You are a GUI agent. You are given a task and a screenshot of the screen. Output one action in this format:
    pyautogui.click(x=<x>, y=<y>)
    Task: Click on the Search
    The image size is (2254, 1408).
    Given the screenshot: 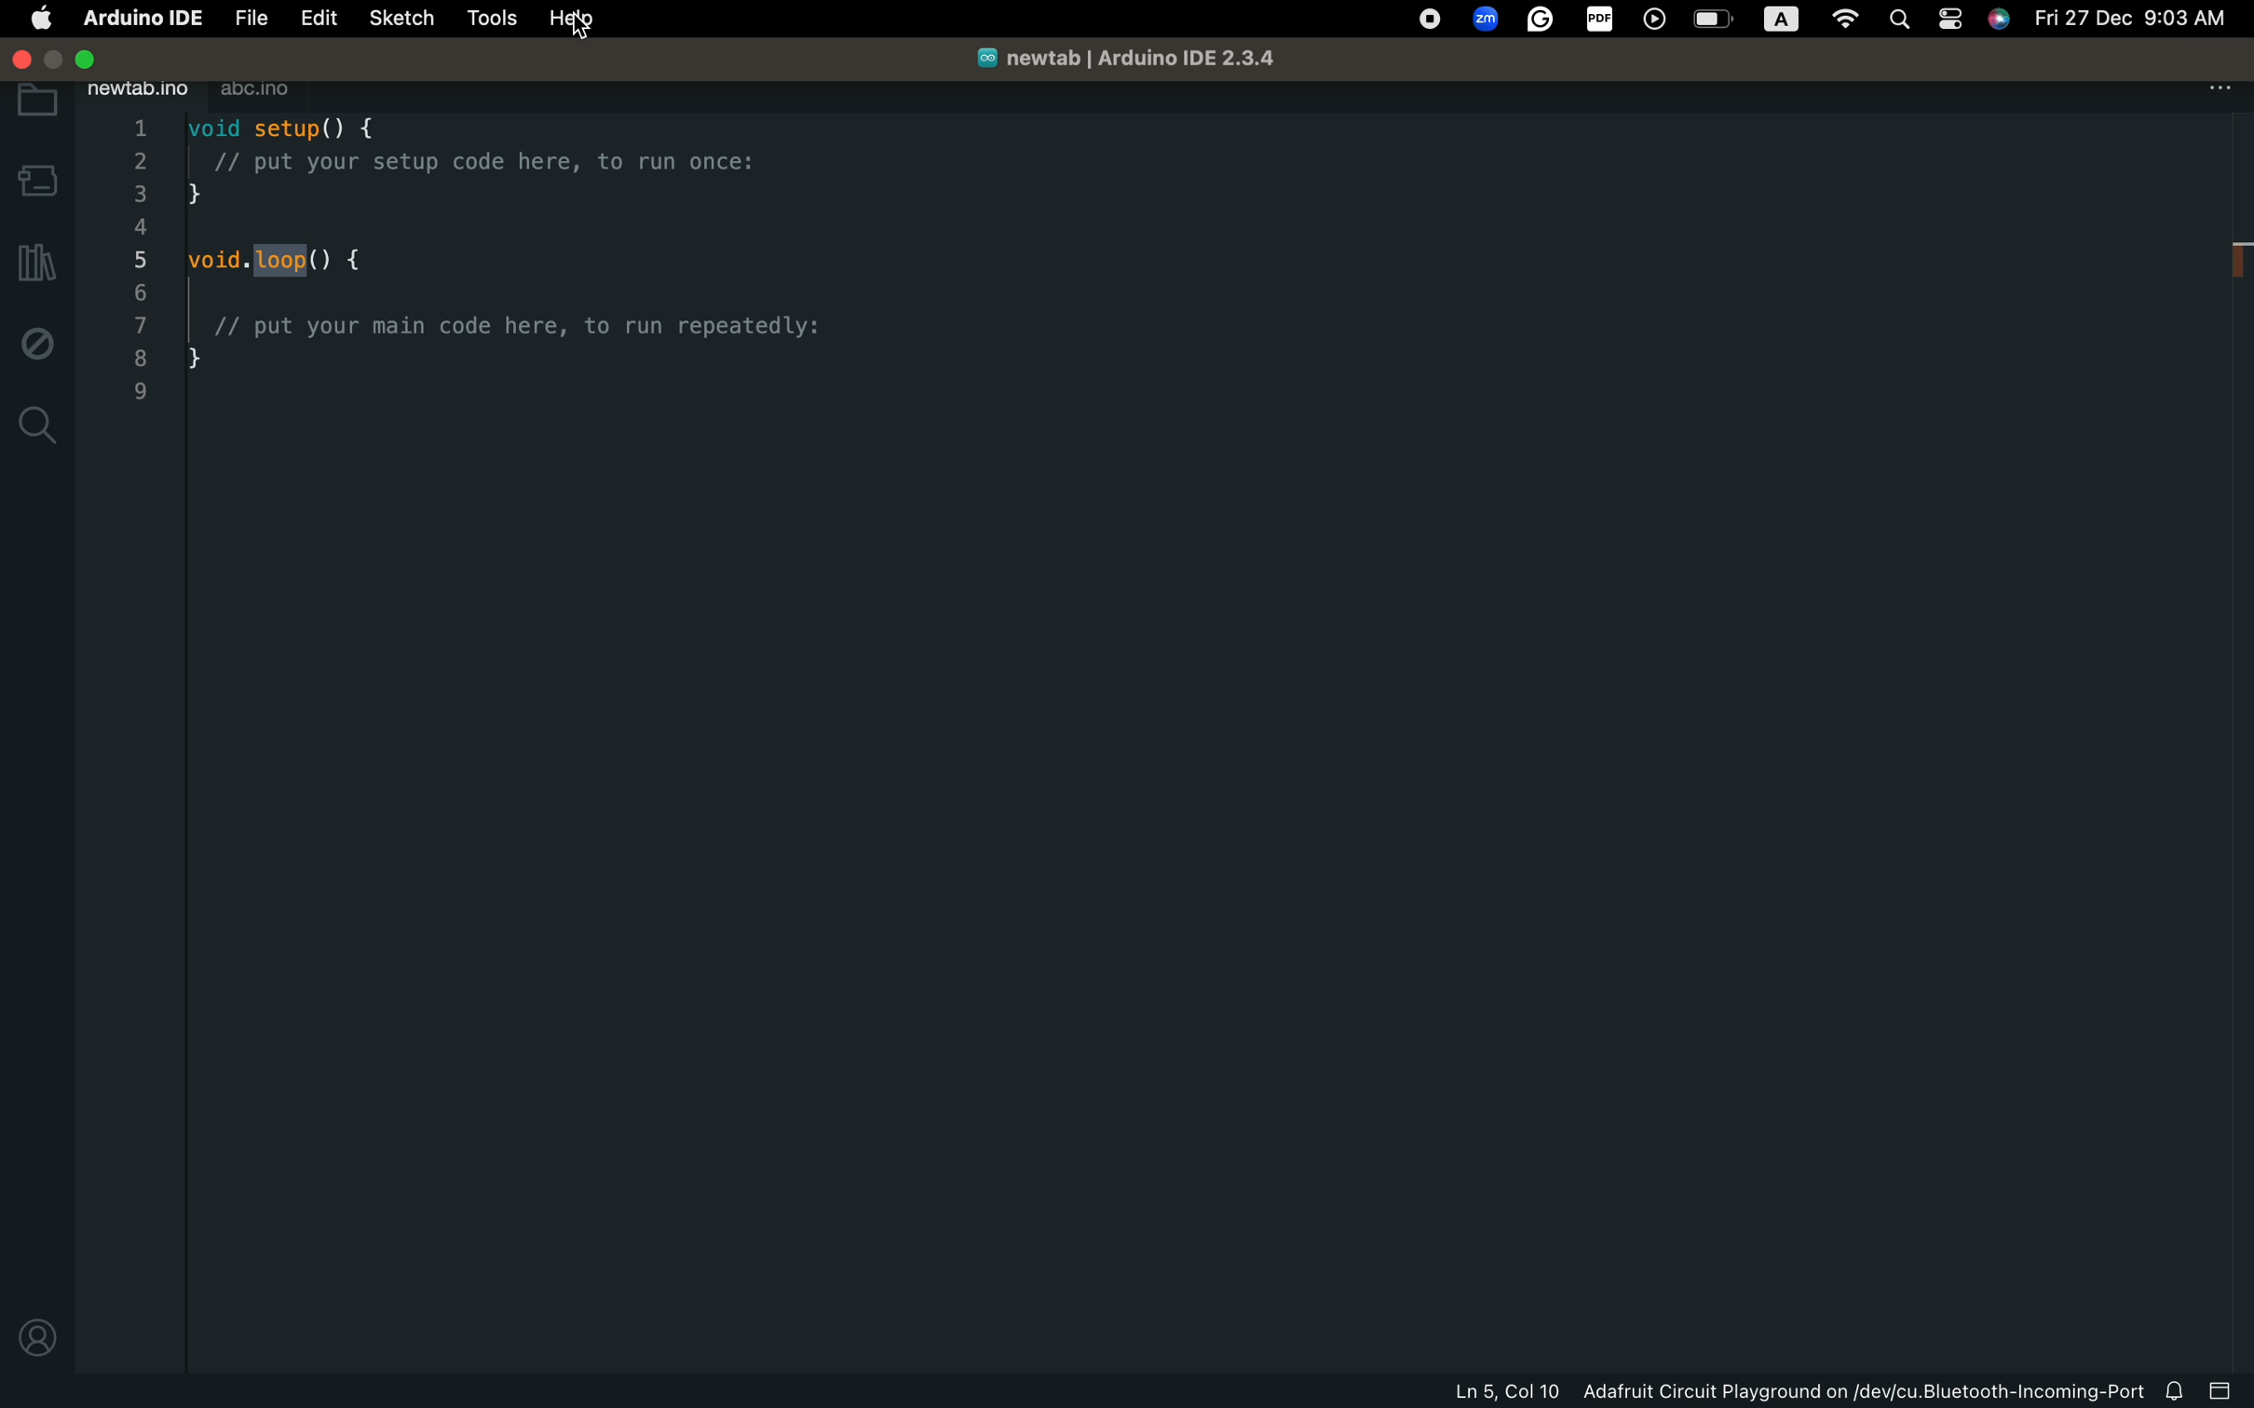 What is the action you would take?
    pyautogui.click(x=1905, y=20)
    